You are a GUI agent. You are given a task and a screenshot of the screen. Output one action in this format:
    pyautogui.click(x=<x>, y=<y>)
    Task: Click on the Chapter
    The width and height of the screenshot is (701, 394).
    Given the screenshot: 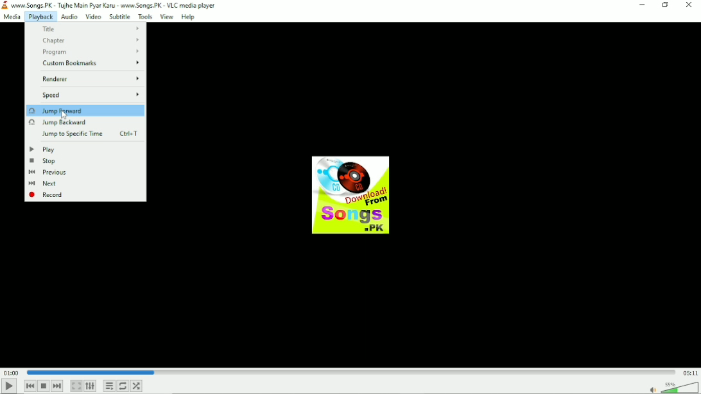 What is the action you would take?
    pyautogui.click(x=91, y=41)
    